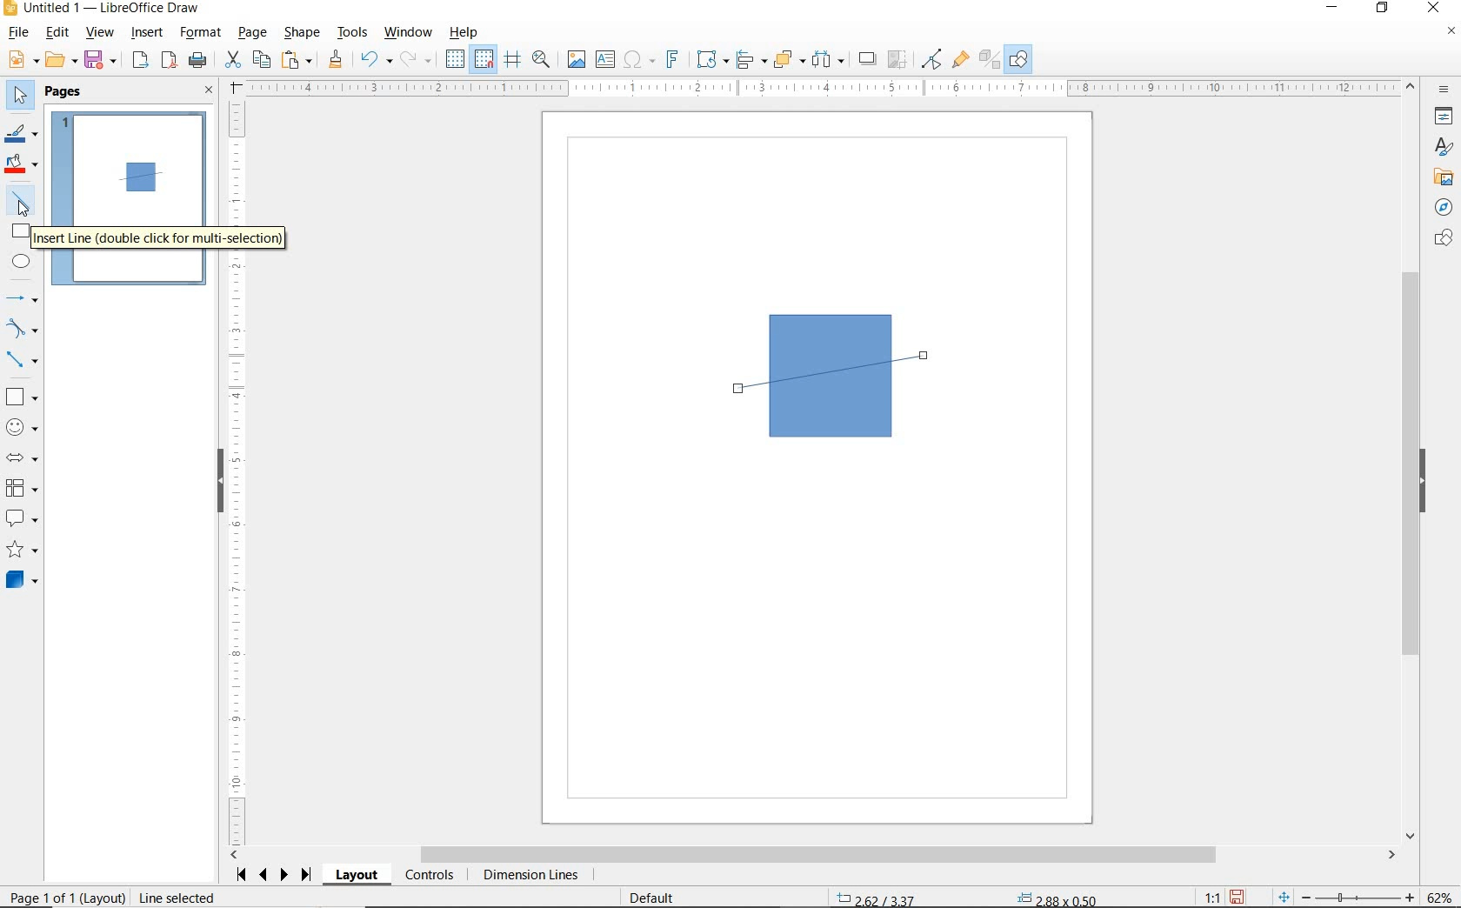 This screenshot has height=908, width=1461. Describe the element at coordinates (823, 88) in the screenshot. I see `RULER` at that location.